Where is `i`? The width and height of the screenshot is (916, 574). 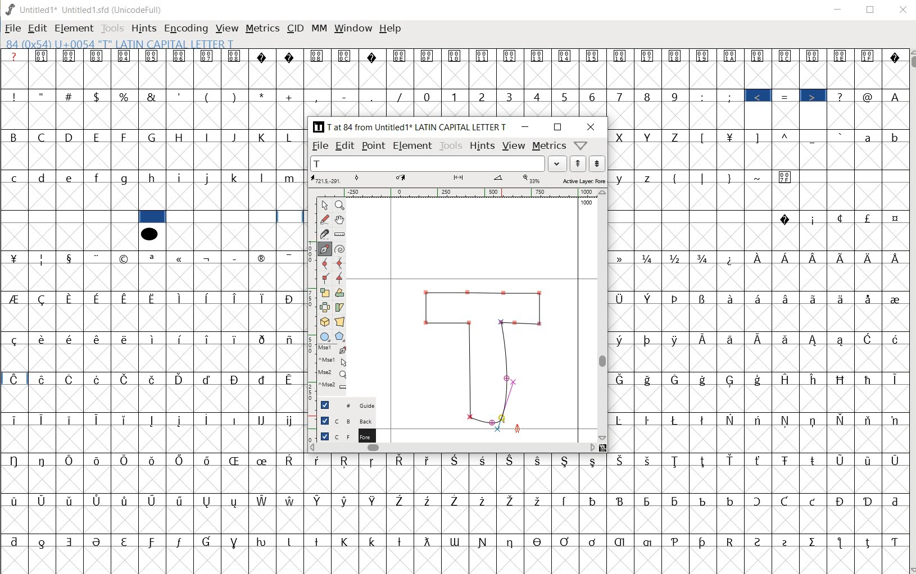 i is located at coordinates (182, 177).